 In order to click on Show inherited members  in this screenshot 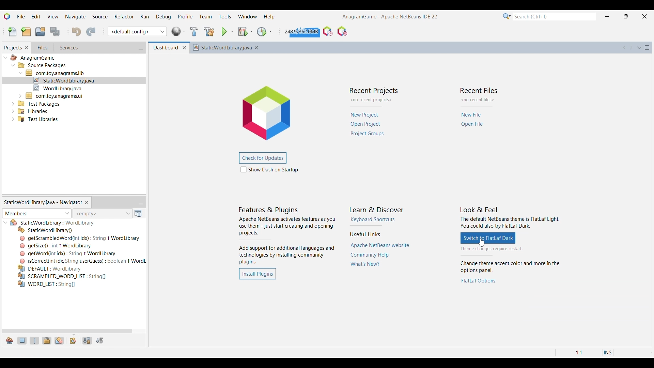, I will do `click(10, 341)`.